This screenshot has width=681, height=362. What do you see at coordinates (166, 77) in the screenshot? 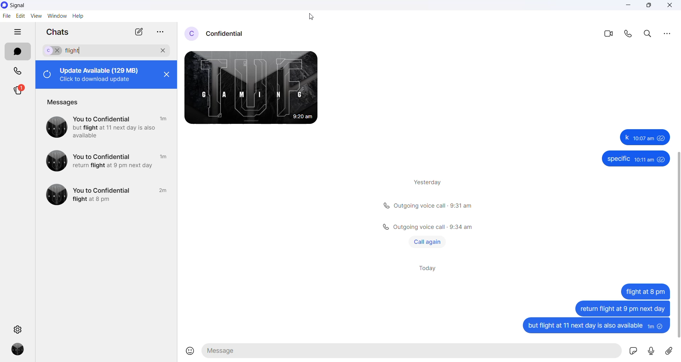
I see `close` at bounding box center [166, 77].